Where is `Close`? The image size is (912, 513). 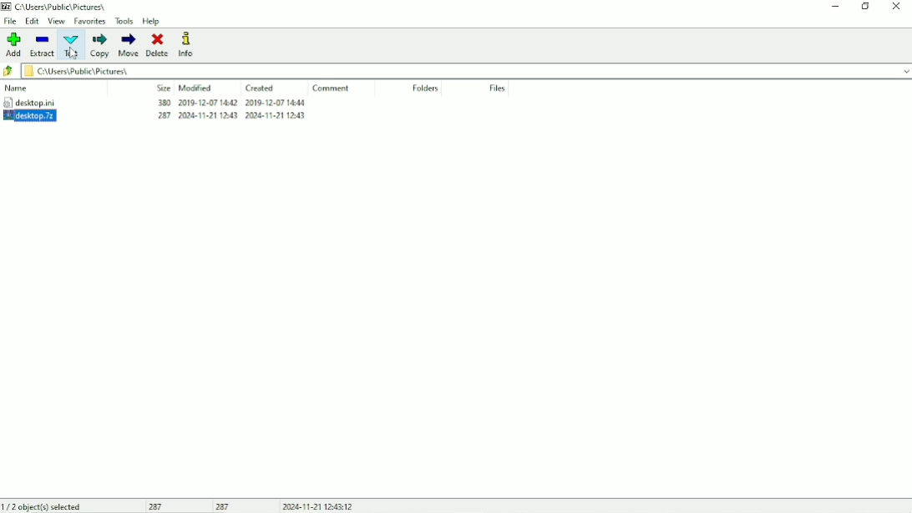 Close is located at coordinates (898, 7).